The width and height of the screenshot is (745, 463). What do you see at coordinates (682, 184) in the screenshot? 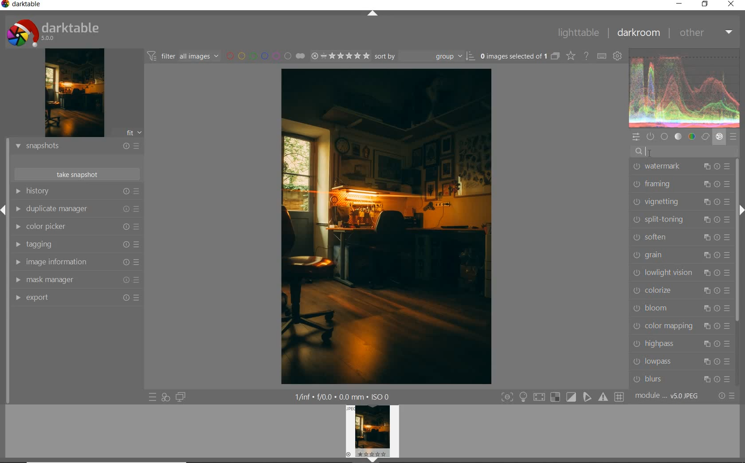
I see `framing` at bounding box center [682, 184].